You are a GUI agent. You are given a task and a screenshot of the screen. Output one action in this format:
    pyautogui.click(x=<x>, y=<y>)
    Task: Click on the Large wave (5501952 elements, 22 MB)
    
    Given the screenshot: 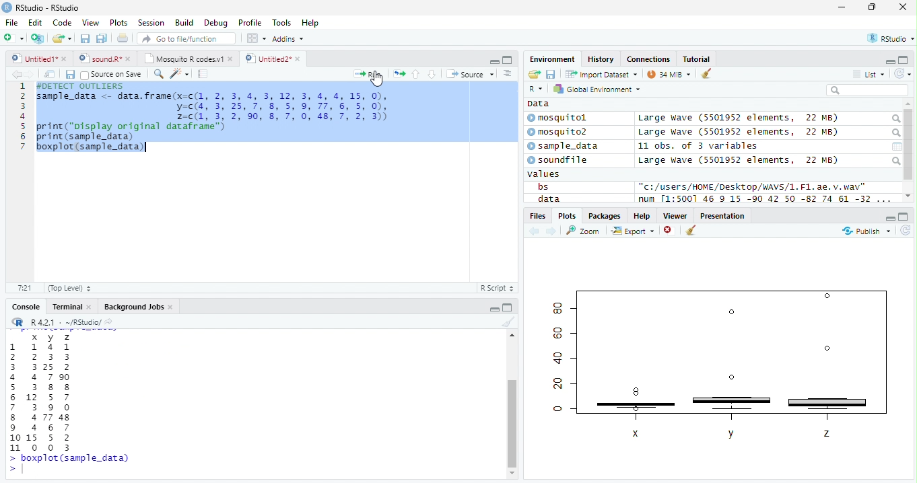 What is the action you would take?
    pyautogui.click(x=738, y=160)
    